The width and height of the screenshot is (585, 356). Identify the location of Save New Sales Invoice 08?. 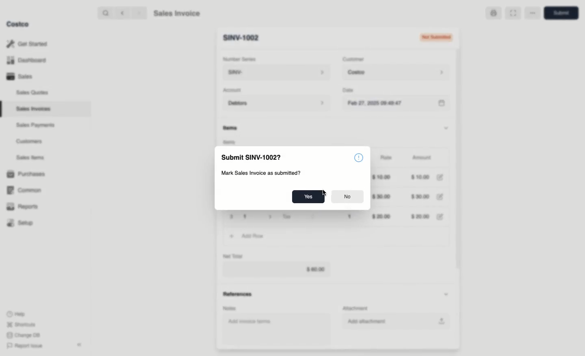
(269, 158).